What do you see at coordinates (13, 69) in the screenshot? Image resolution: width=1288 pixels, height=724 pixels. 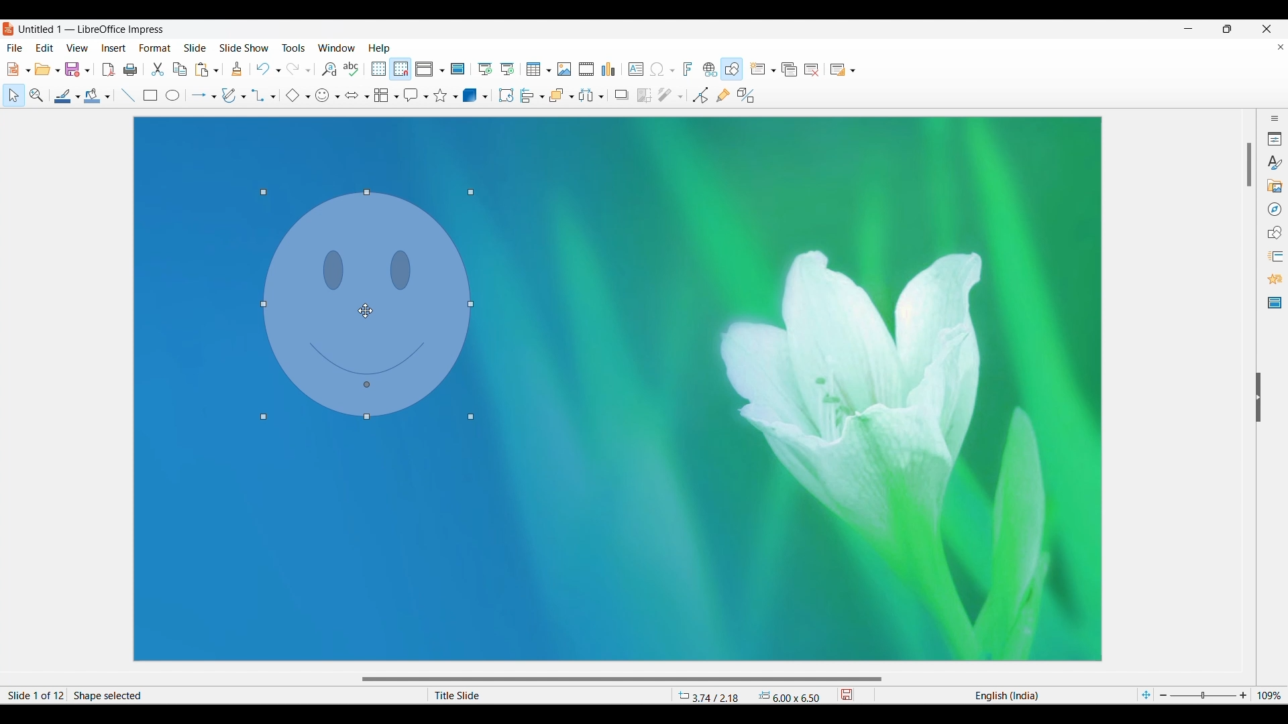 I see `New` at bounding box center [13, 69].